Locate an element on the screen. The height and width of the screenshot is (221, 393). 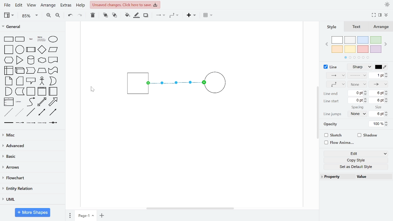
fill line is located at coordinates (136, 15).